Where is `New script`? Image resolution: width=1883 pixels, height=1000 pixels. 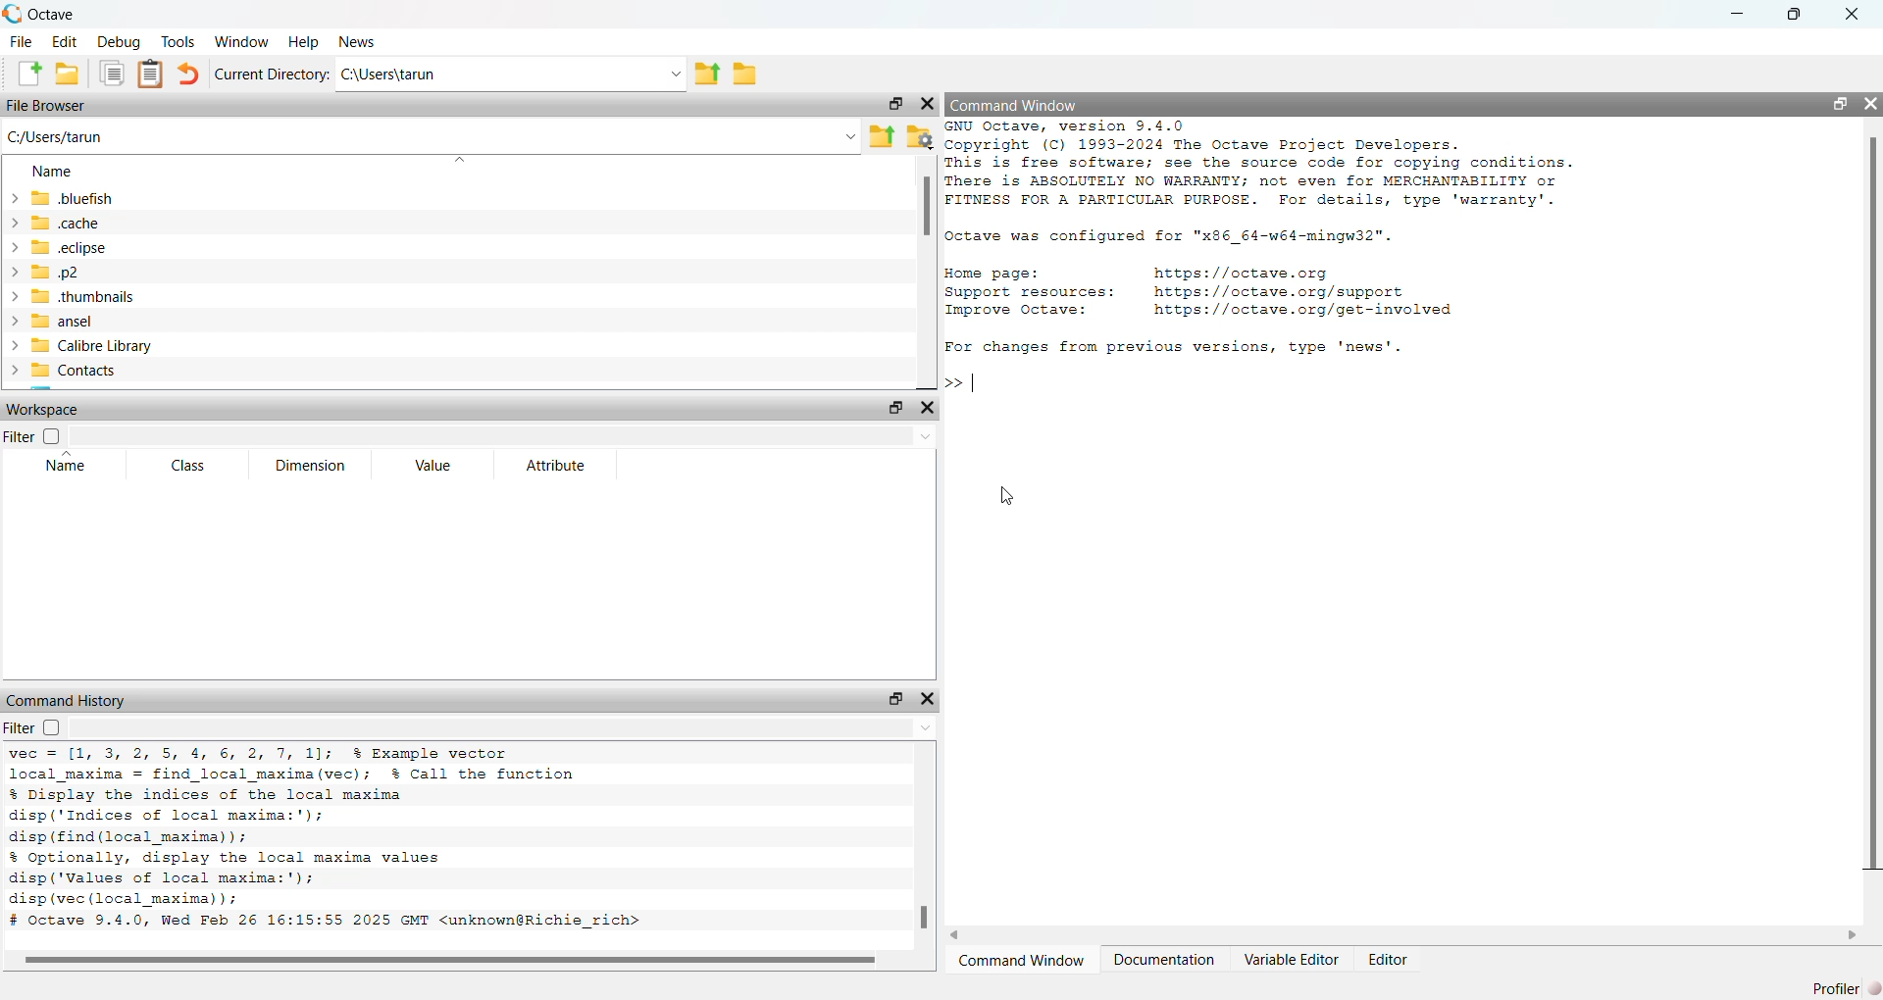 New script is located at coordinates (26, 73).